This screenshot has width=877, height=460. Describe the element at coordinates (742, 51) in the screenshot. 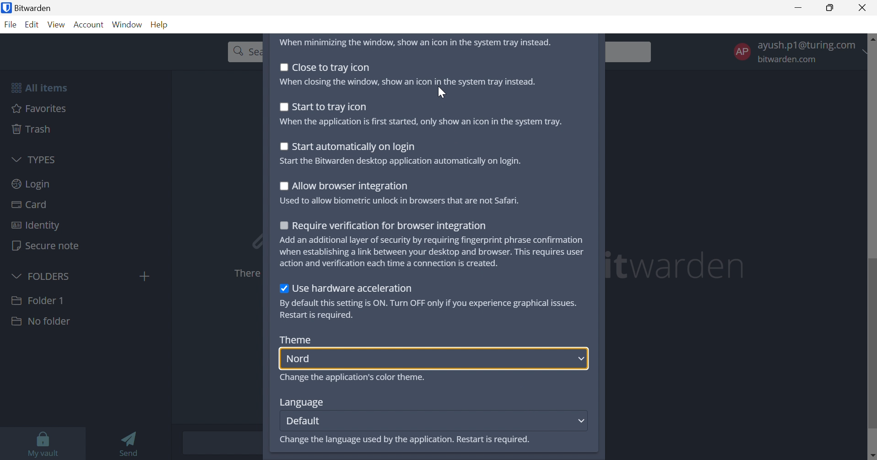

I see `AP` at that location.